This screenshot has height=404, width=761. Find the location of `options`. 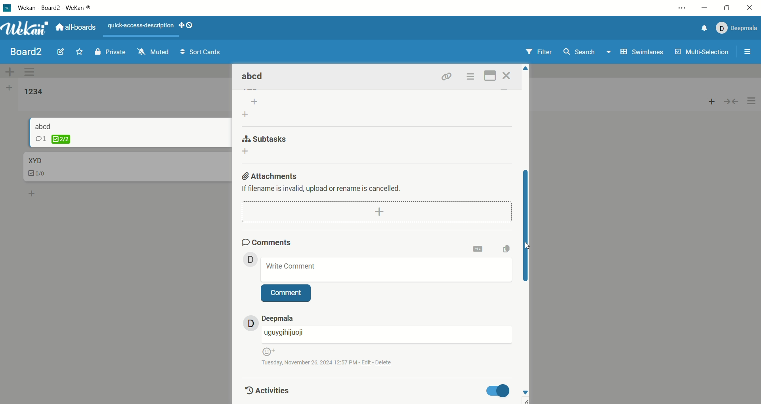

options is located at coordinates (683, 8).